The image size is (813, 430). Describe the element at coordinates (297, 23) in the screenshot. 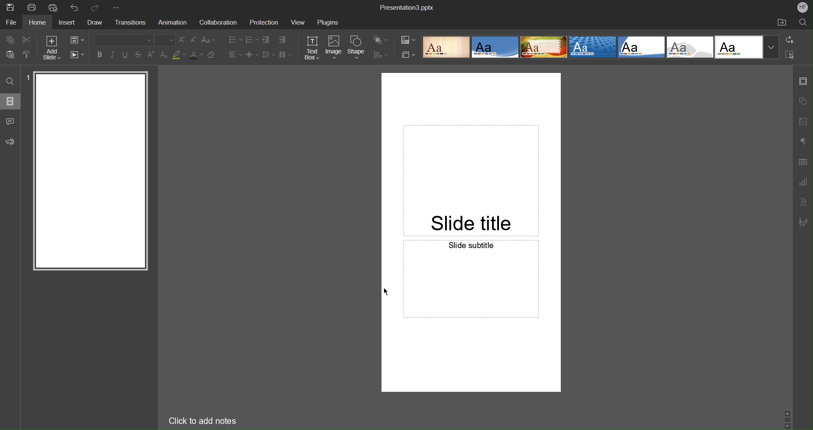

I see `View` at that location.